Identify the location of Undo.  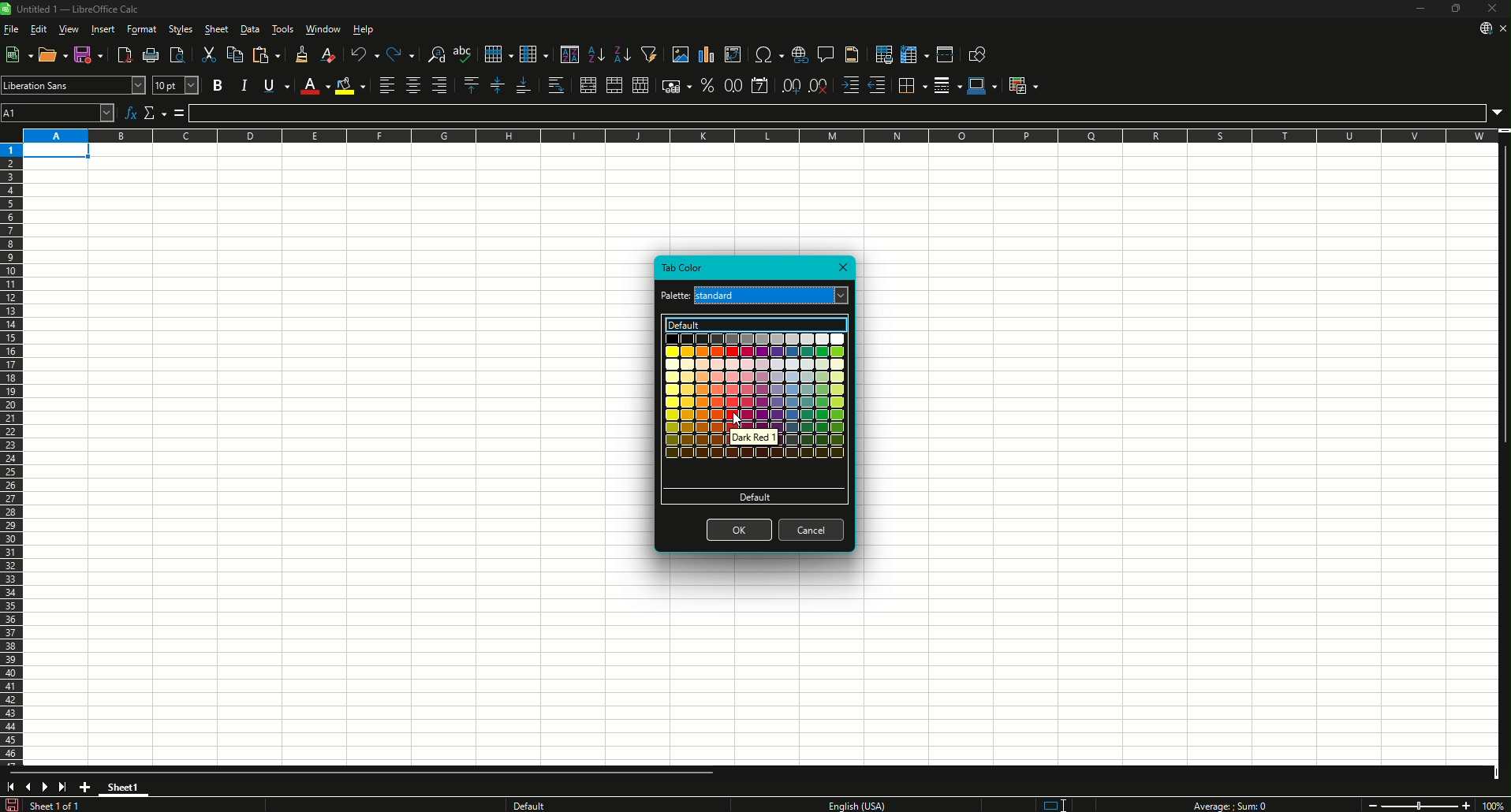
(365, 54).